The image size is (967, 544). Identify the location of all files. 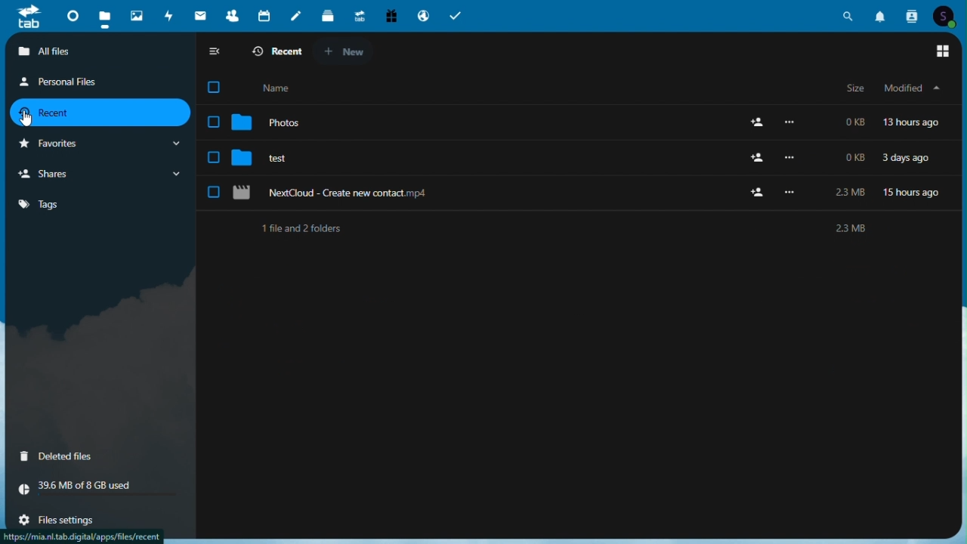
(101, 50).